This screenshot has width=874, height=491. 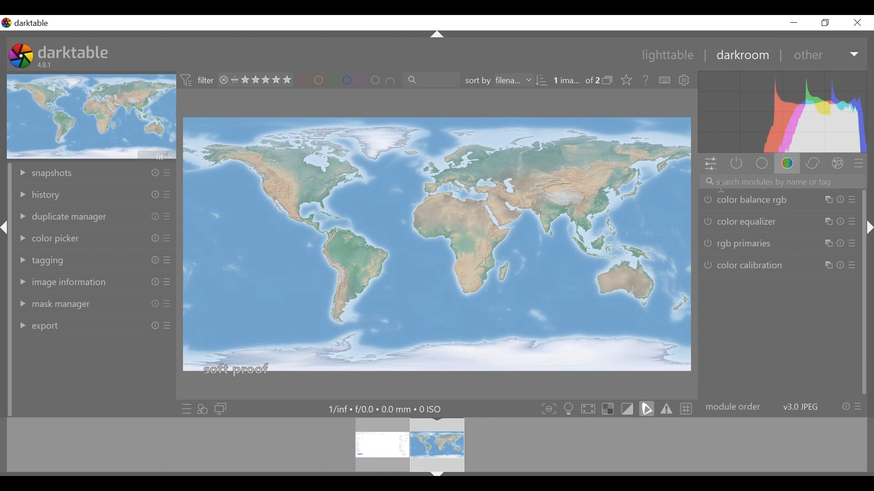 I want to click on darktable, so click(x=74, y=51).